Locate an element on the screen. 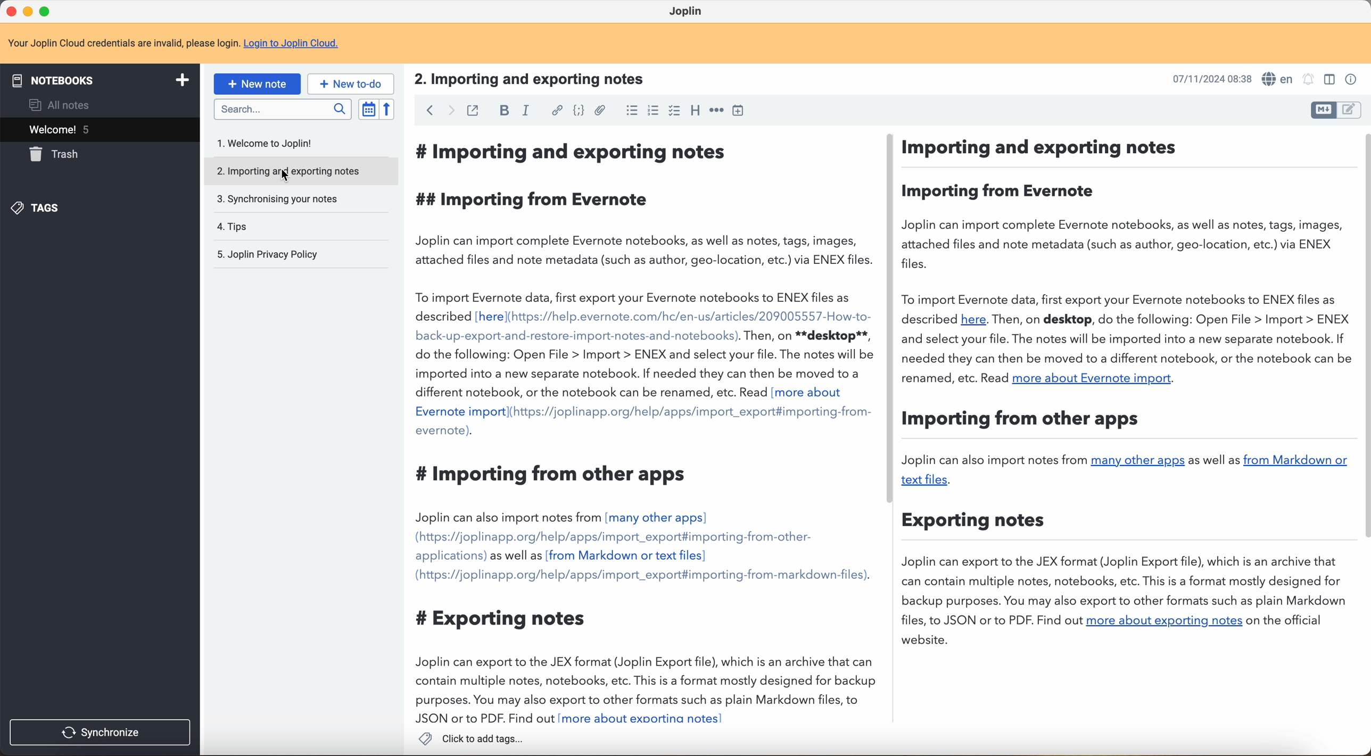  trash is located at coordinates (57, 154).